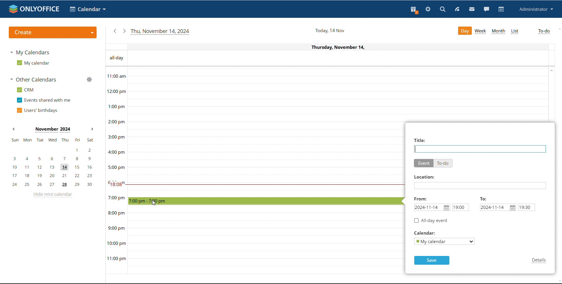 The image size is (562, 284). I want to click on list view, so click(514, 32).